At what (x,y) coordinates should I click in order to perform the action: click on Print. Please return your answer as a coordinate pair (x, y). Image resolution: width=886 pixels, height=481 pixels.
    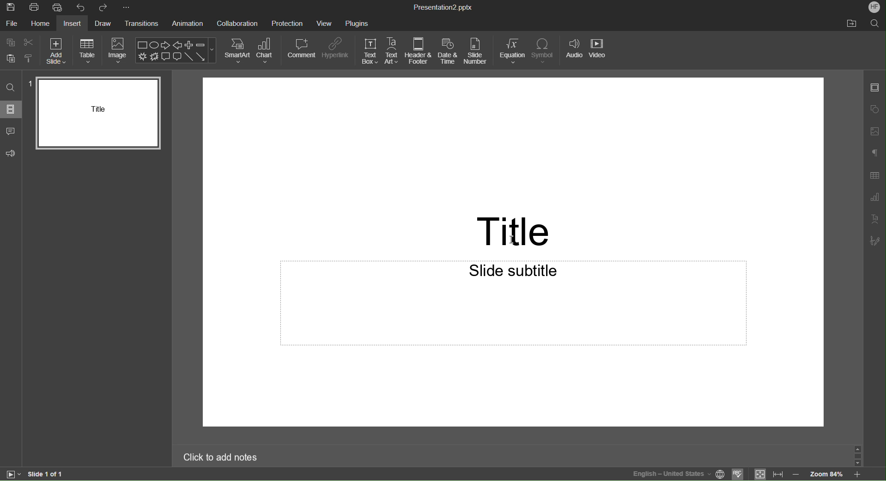
    Looking at the image, I should click on (36, 7).